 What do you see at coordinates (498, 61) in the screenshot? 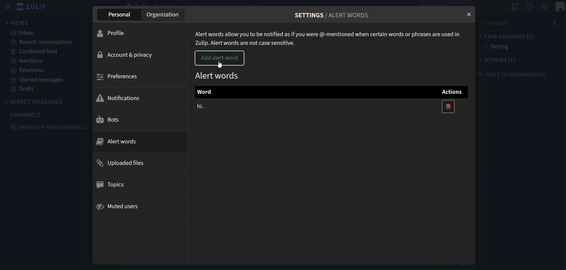
I see `others(1)` at bounding box center [498, 61].